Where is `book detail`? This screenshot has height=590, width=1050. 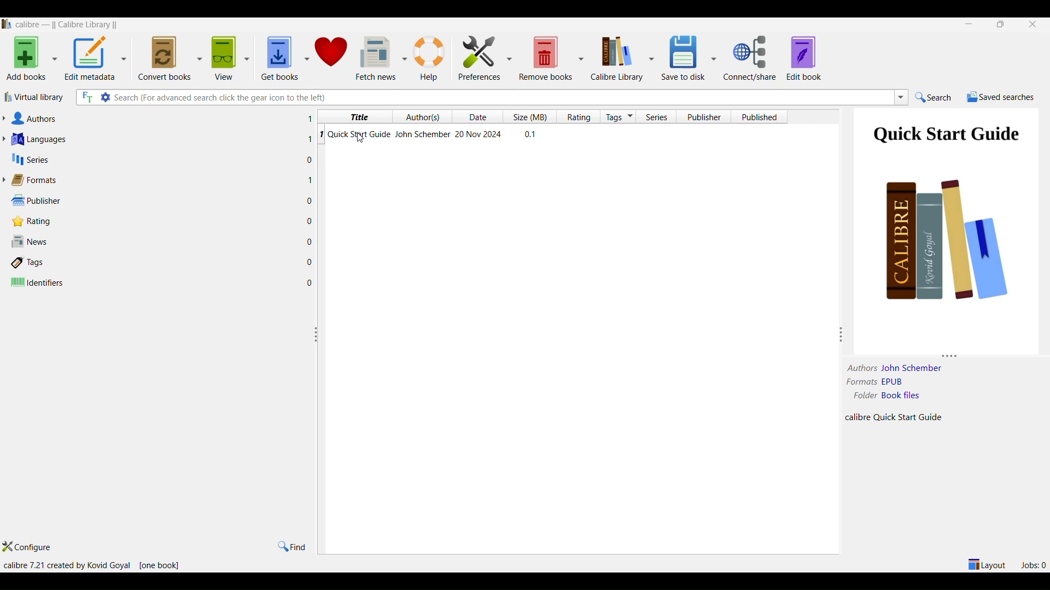
book detail is located at coordinates (551, 134).